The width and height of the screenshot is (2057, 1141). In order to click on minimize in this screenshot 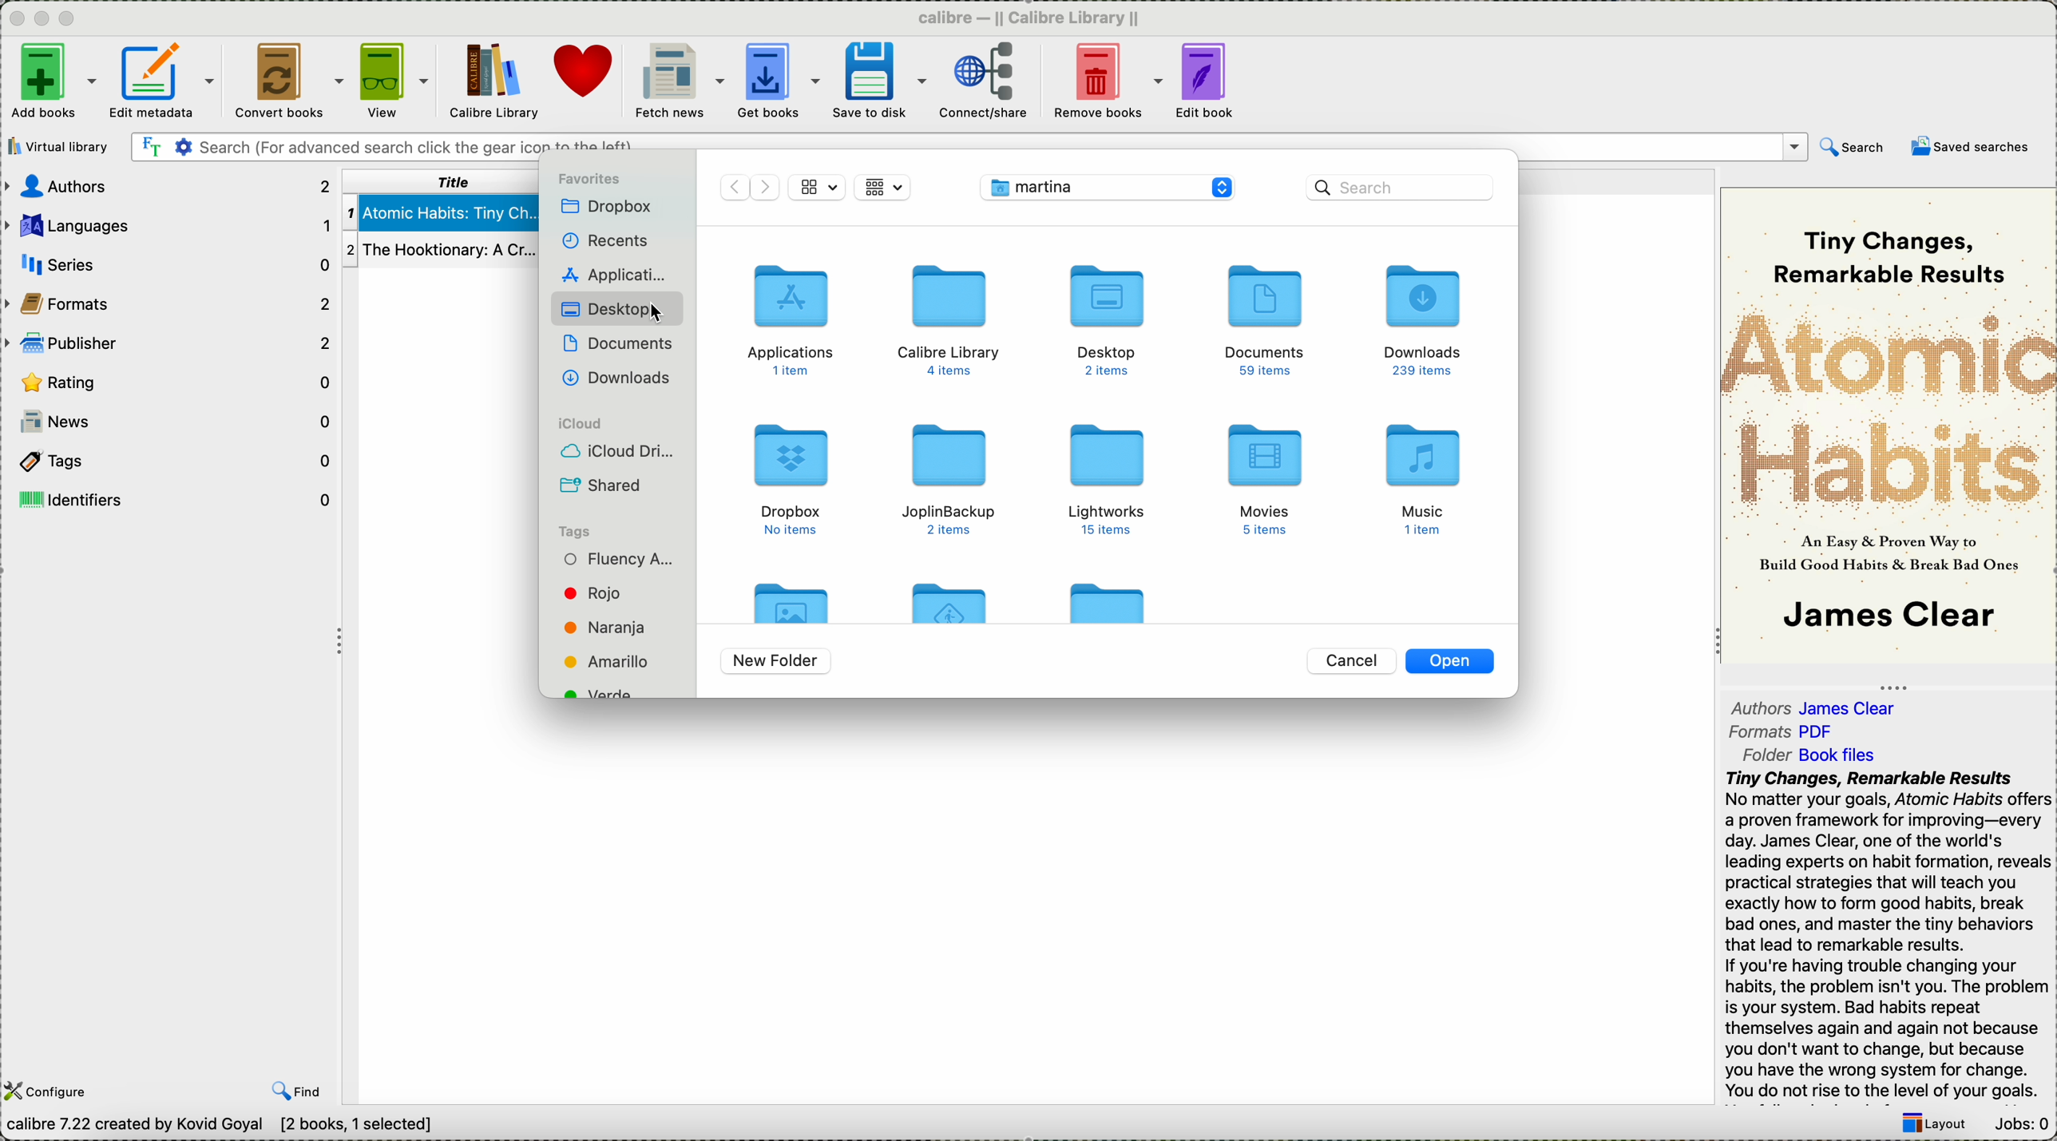, I will do `click(42, 15)`.